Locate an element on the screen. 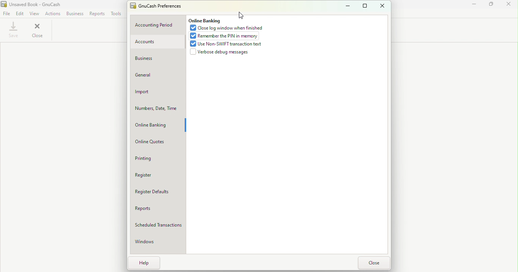 Image resolution: width=518 pixels, height=272 pixels. minimize is located at coordinates (346, 5).